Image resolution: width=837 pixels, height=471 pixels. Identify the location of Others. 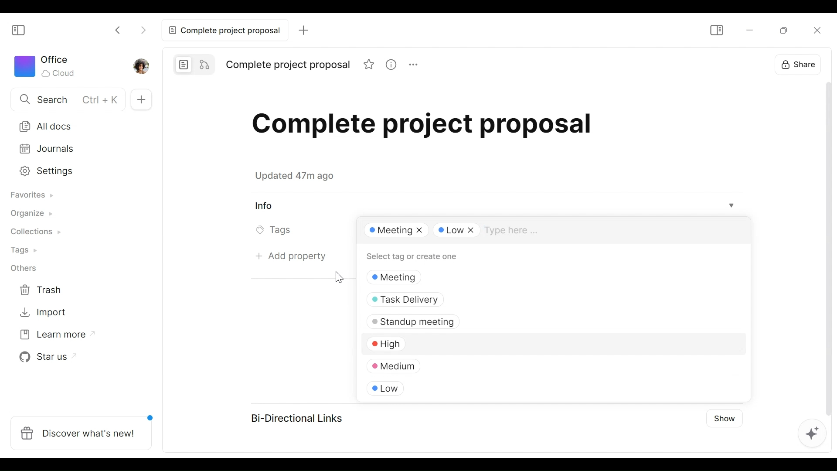
(27, 270).